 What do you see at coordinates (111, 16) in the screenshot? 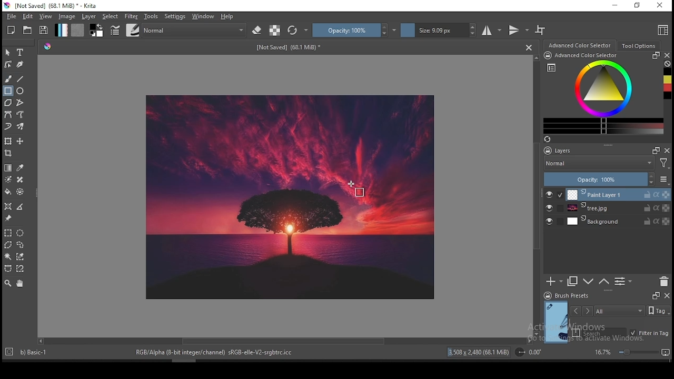
I see `select` at bounding box center [111, 16].